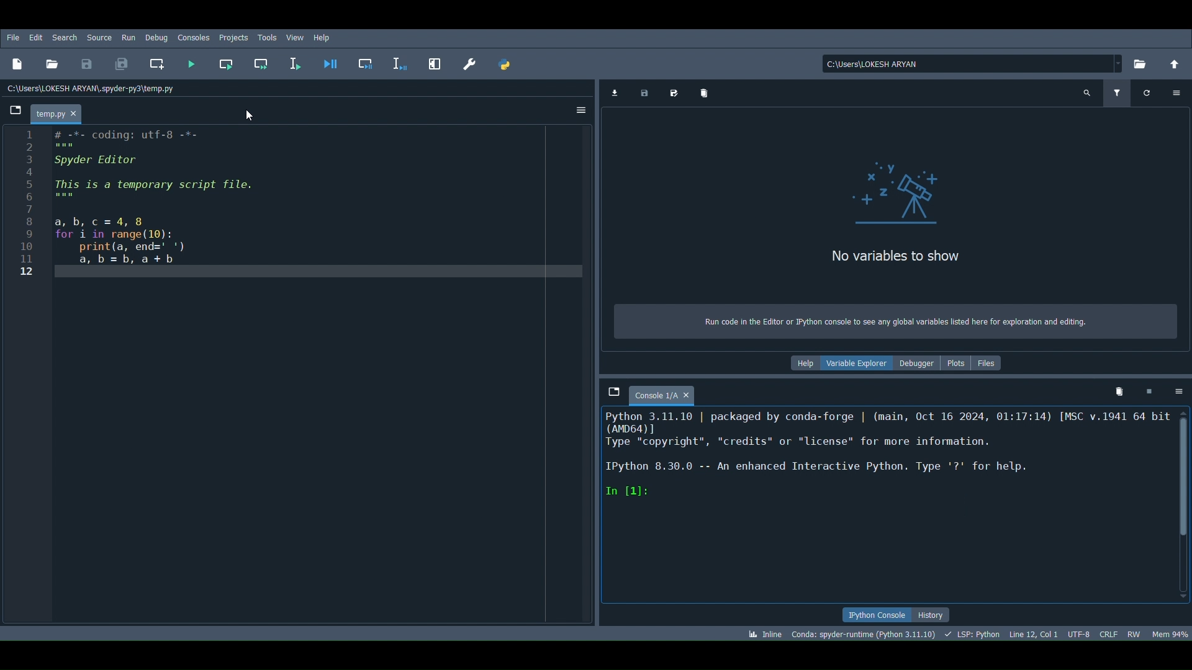 The image size is (1192, 670). What do you see at coordinates (674, 93) in the screenshot?
I see `Save data as` at bounding box center [674, 93].